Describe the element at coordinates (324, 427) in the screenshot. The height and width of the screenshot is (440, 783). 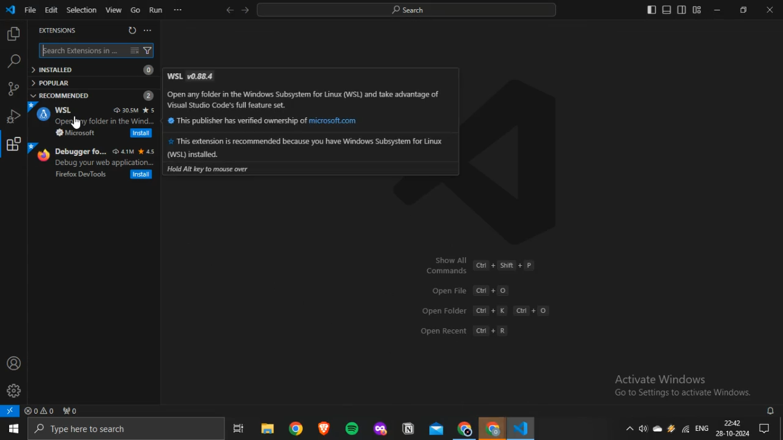
I see `brave` at that location.